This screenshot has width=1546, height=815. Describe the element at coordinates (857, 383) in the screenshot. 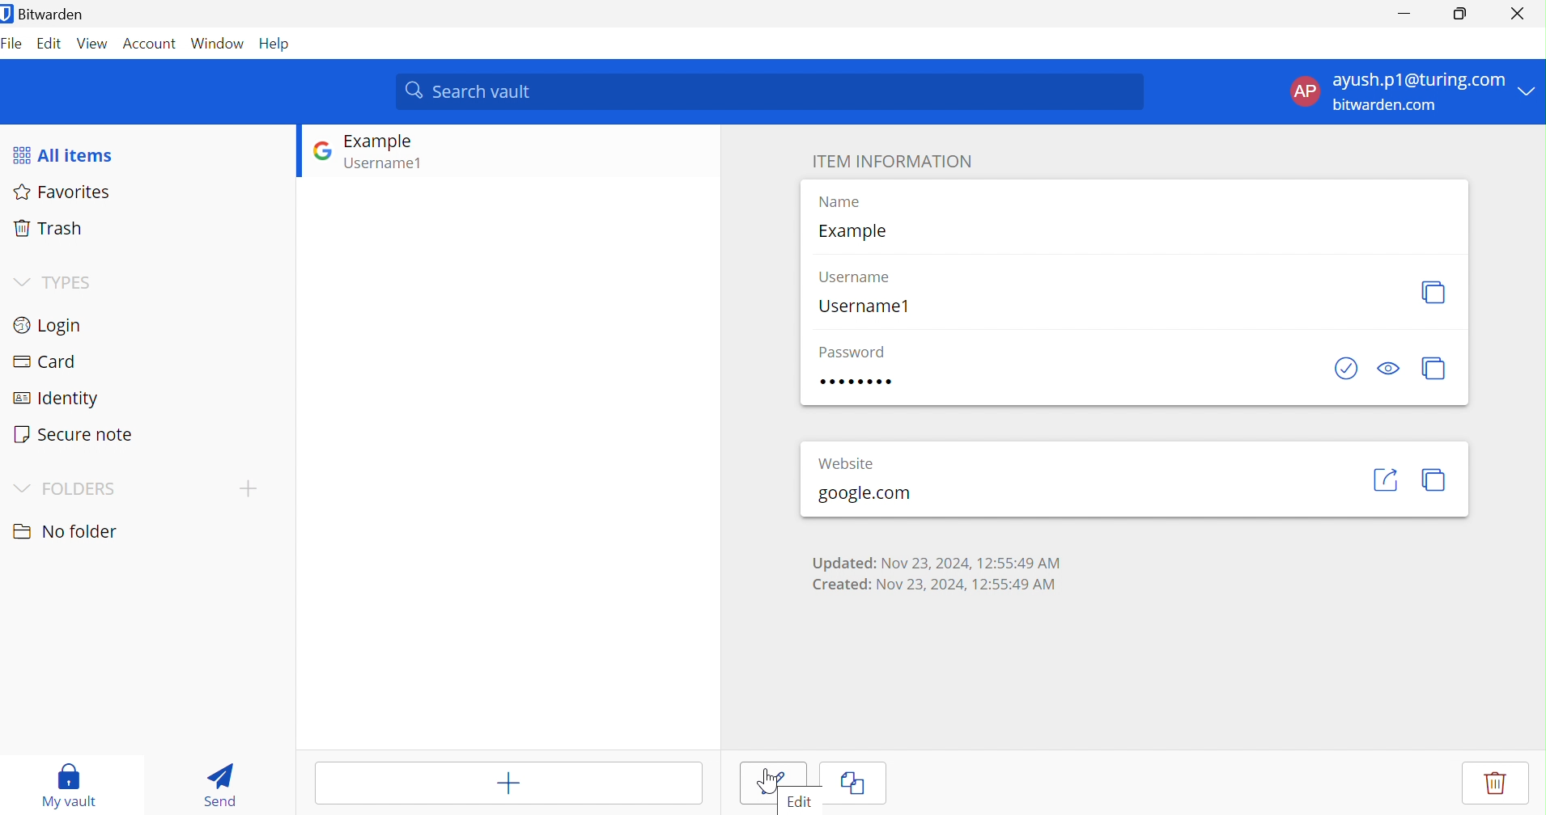

I see `Password` at that location.